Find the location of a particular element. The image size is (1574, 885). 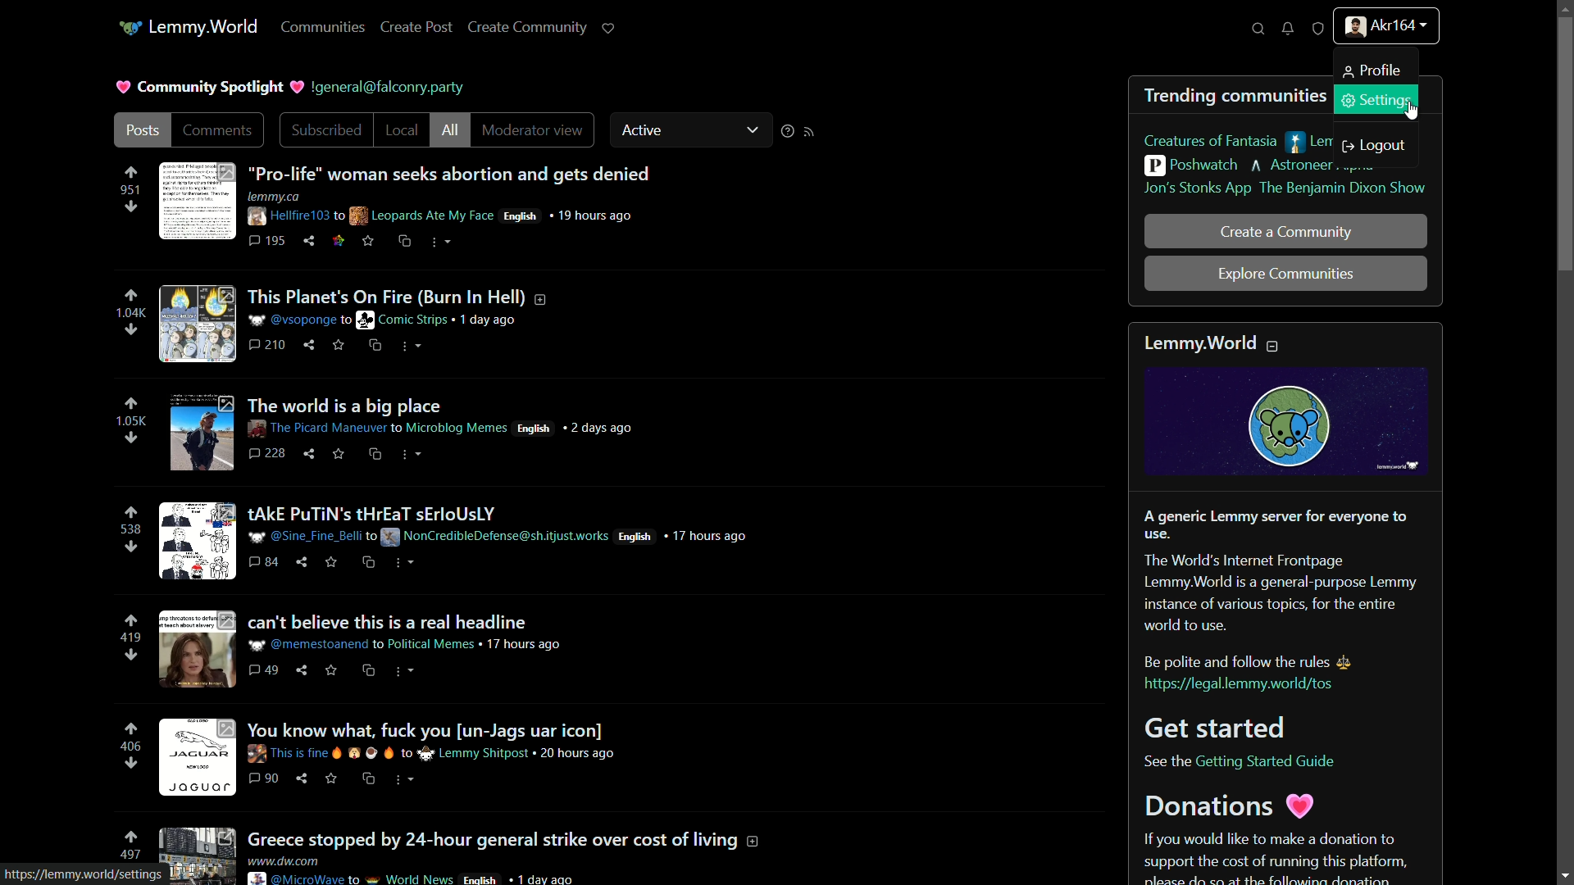

post-7 is located at coordinates (460, 851).